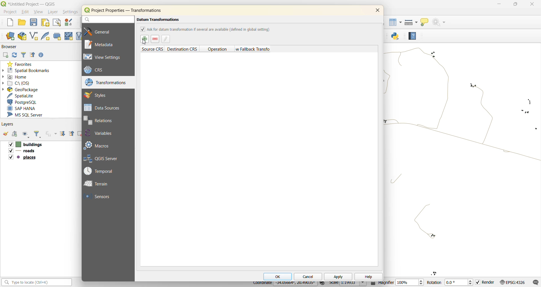 This screenshot has height=287, width=541. Describe the element at coordinates (67, 22) in the screenshot. I see `style manager` at that location.